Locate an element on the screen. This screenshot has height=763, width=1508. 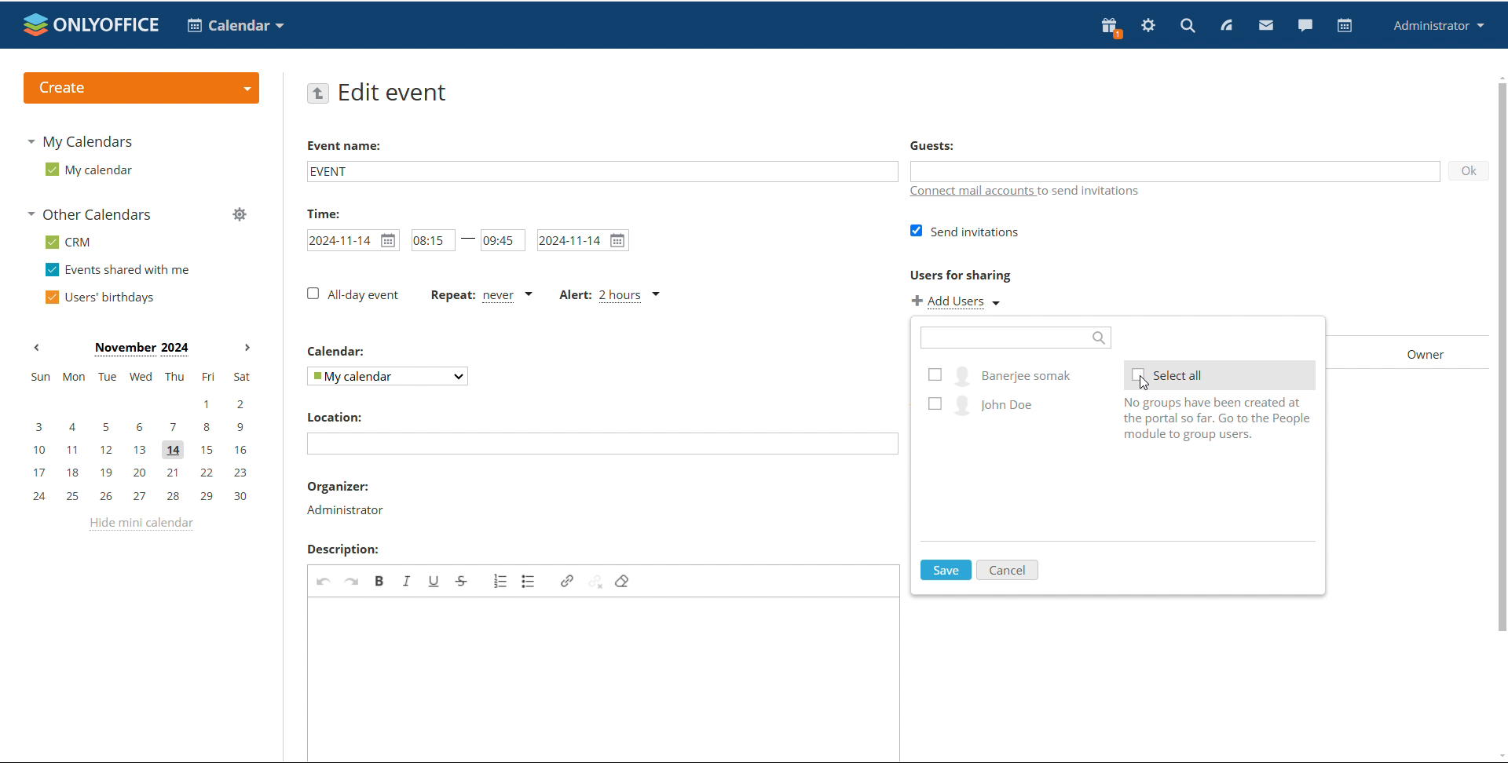
add locaton is located at coordinates (602, 444).